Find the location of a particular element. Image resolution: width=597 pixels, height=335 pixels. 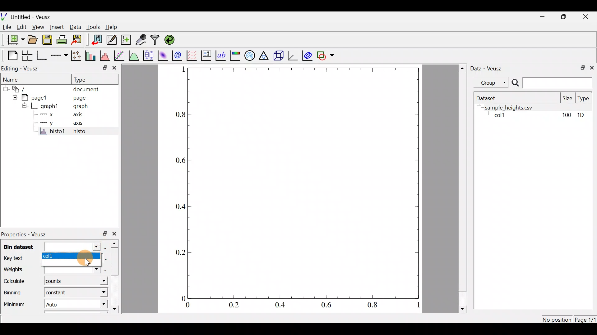

x is located at coordinates (51, 115).